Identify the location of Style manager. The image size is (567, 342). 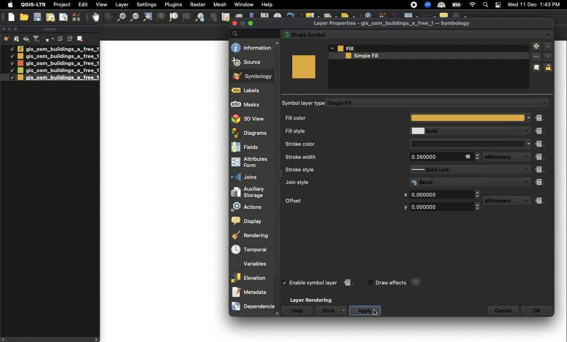
(107, 17).